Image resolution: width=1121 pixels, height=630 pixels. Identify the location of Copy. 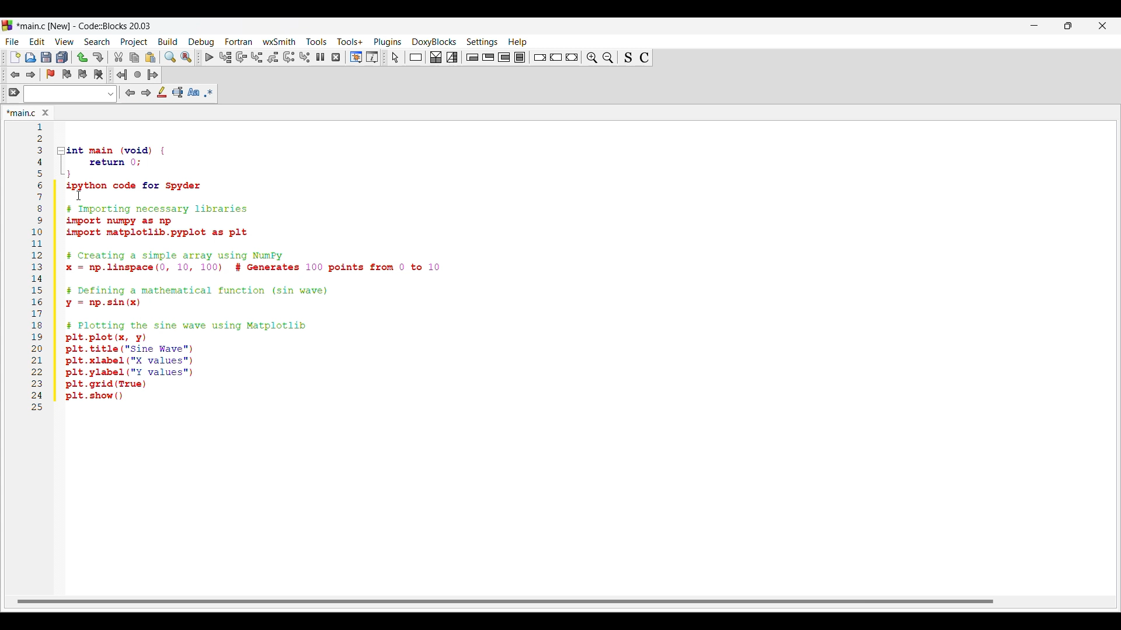
(134, 57).